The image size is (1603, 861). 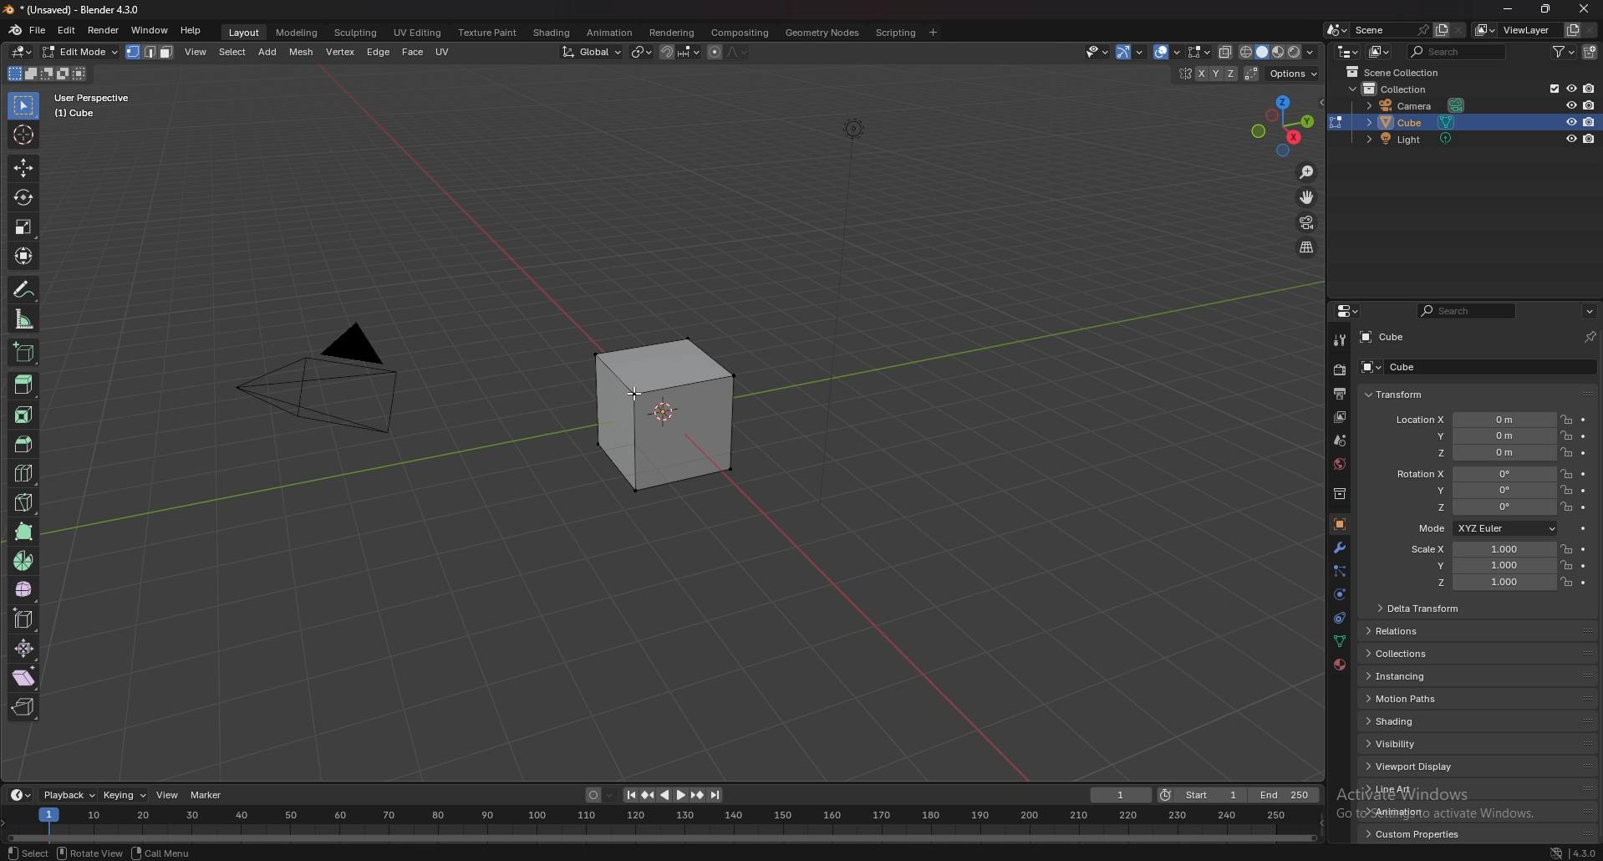 I want to click on start, so click(x=1199, y=795).